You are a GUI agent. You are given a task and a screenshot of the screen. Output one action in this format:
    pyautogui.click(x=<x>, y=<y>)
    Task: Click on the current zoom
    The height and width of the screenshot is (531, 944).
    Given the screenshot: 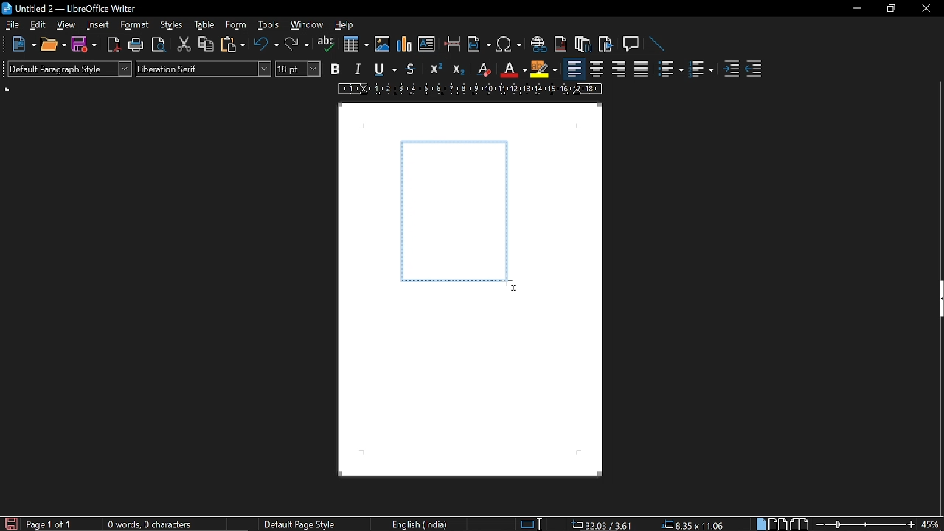 What is the action you would take?
    pyautogui.click(x=931, y=524)
    